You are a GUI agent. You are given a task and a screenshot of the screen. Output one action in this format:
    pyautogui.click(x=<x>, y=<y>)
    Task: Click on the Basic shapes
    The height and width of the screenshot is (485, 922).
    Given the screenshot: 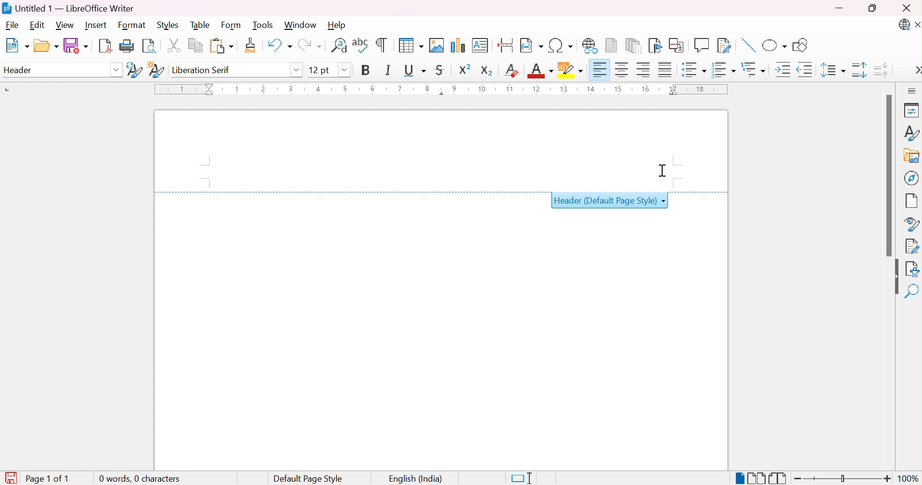 What is the action you would take?
    pyautogui.click(x=775, y=46)
    